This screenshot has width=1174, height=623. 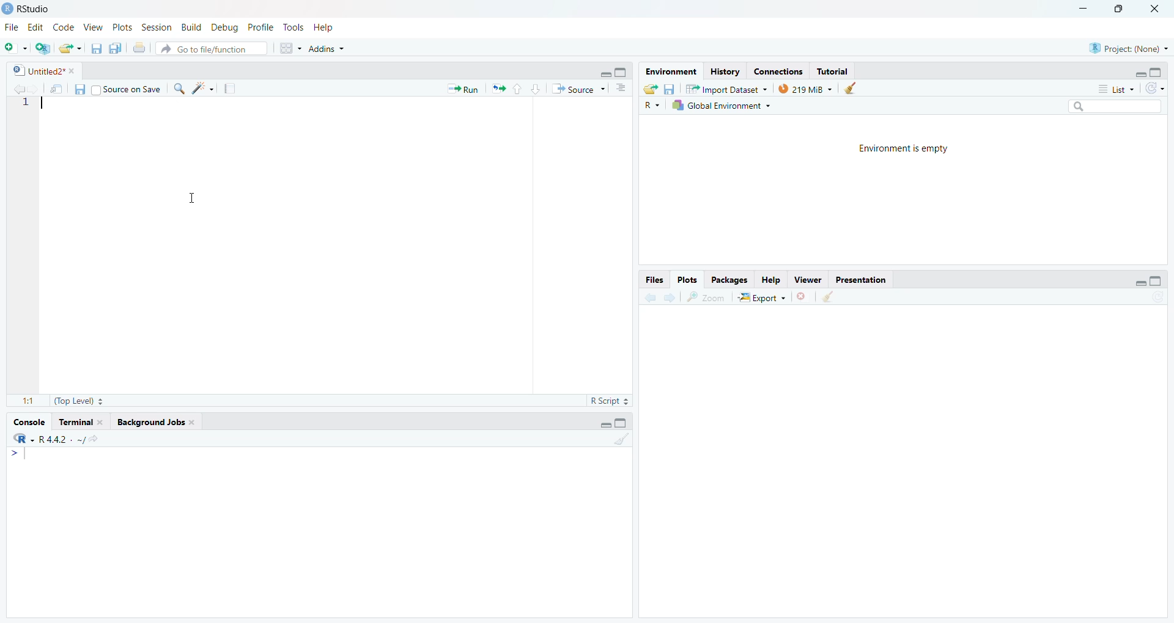 What do you see at coordinates (536, 89) in the screenshot?
I see `Go to next section` at bounding box center [536, 89].